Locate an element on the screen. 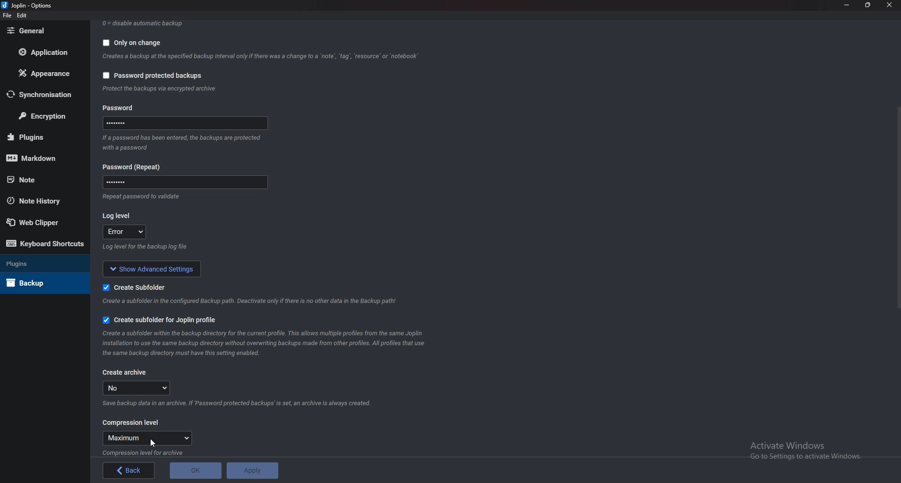 The image size is (901, 483). Back up is located at coordinates (41, 282).